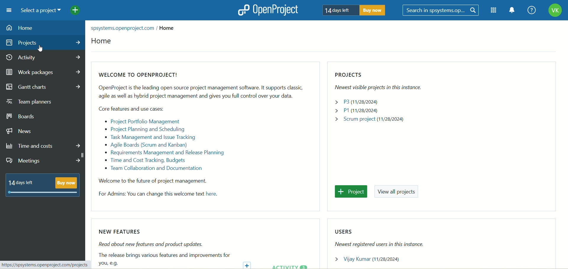 The height and width of the screenshot is (269, 568). What do you see at coordinates (41, 10) in the screenshot?
I see `select a project` at bounding box center [41, 10].